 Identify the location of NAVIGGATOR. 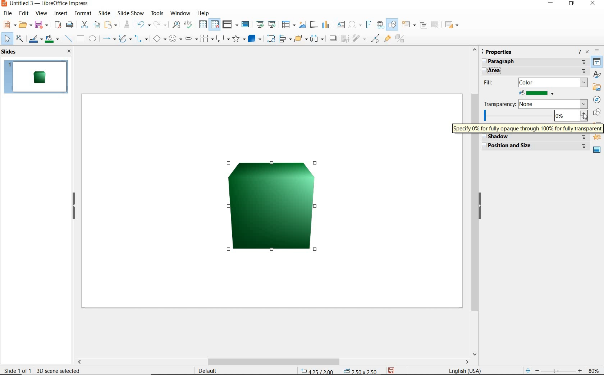
(597, 100).